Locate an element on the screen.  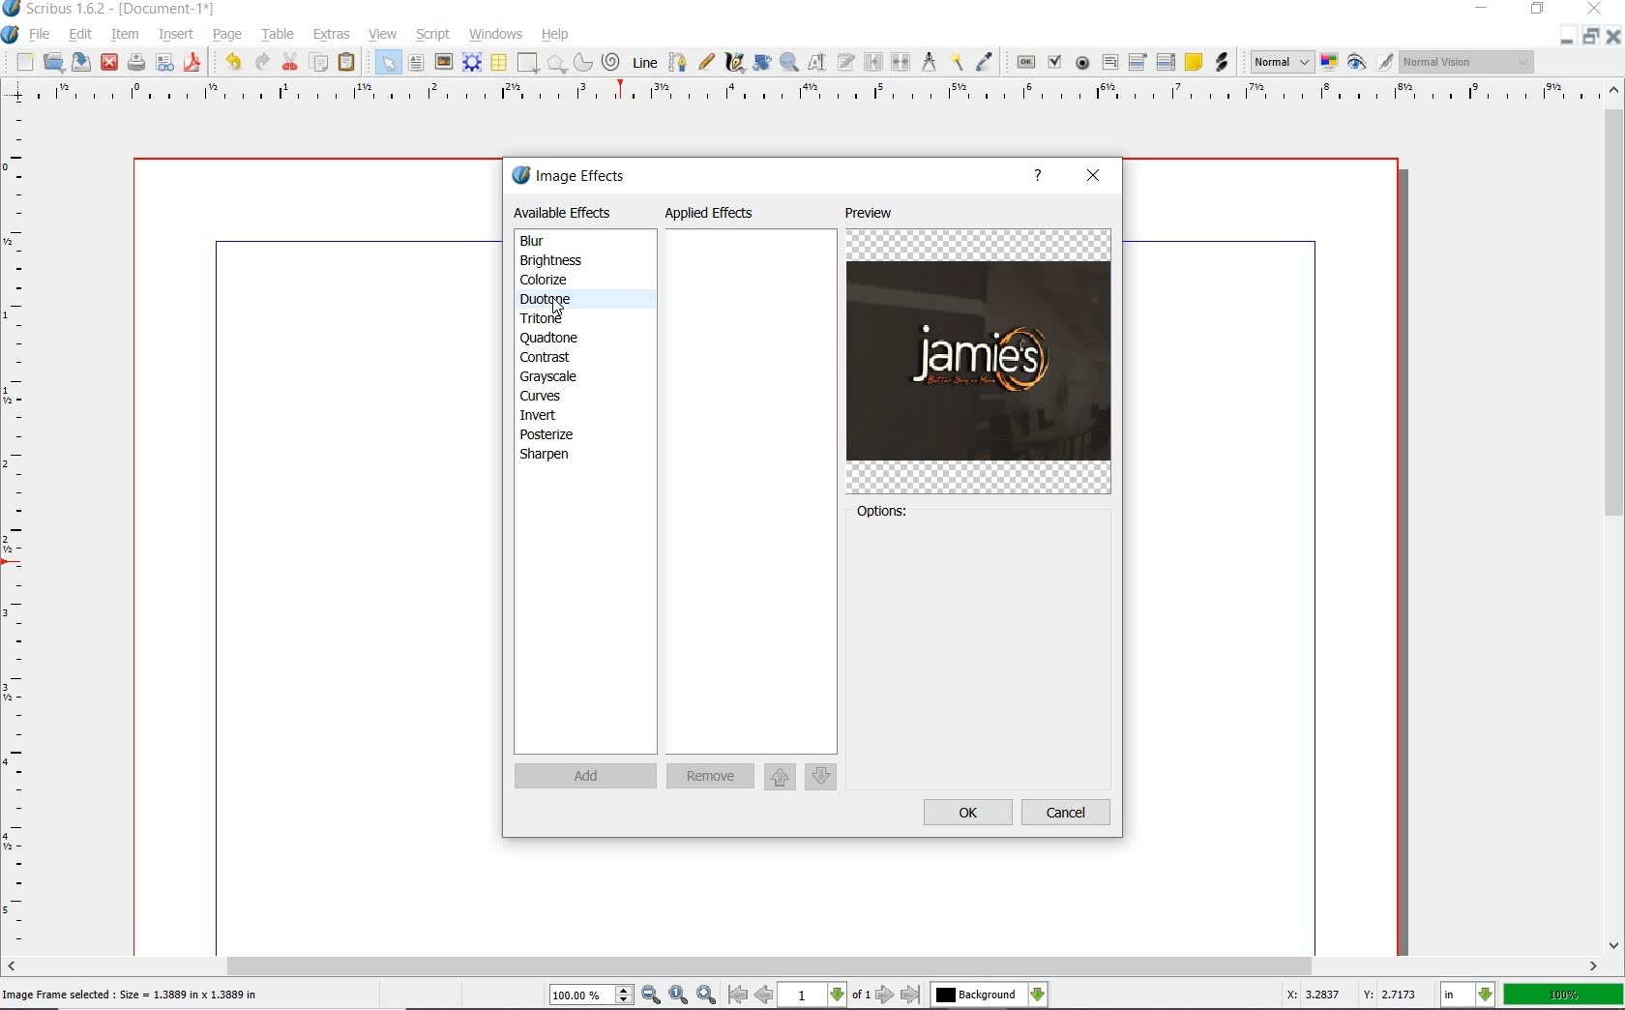
scrollbar is located at coordinates (1615, 518).